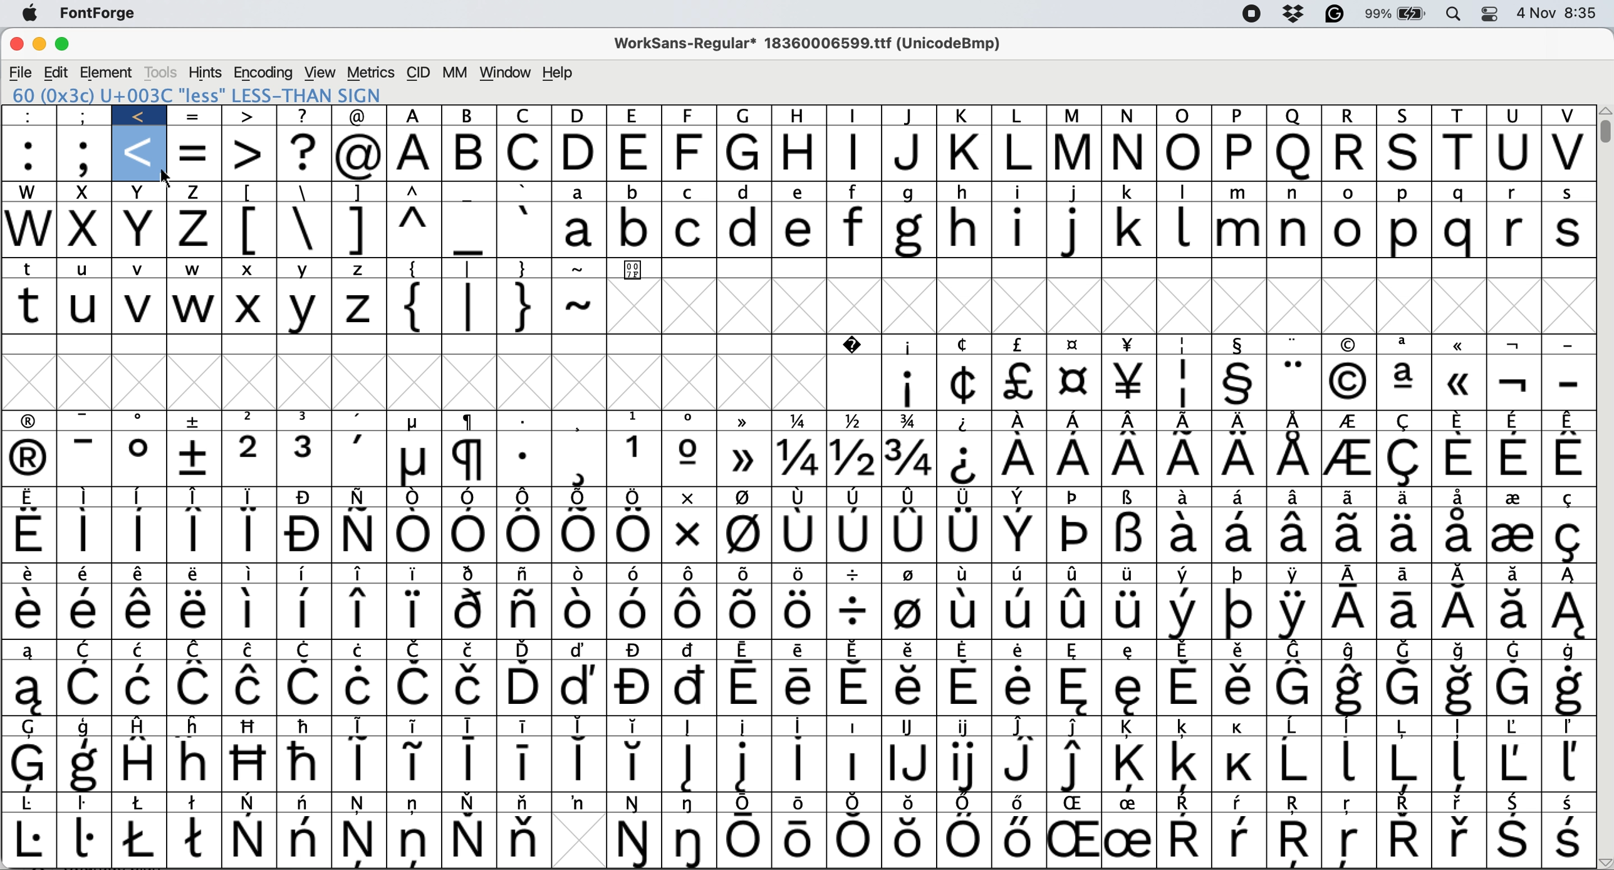 The height and width of the screenshot is (870, 1614). What do you see at coordinates (141, 154) in the screenshot?
I see `<` at bounding box center [141, 154].